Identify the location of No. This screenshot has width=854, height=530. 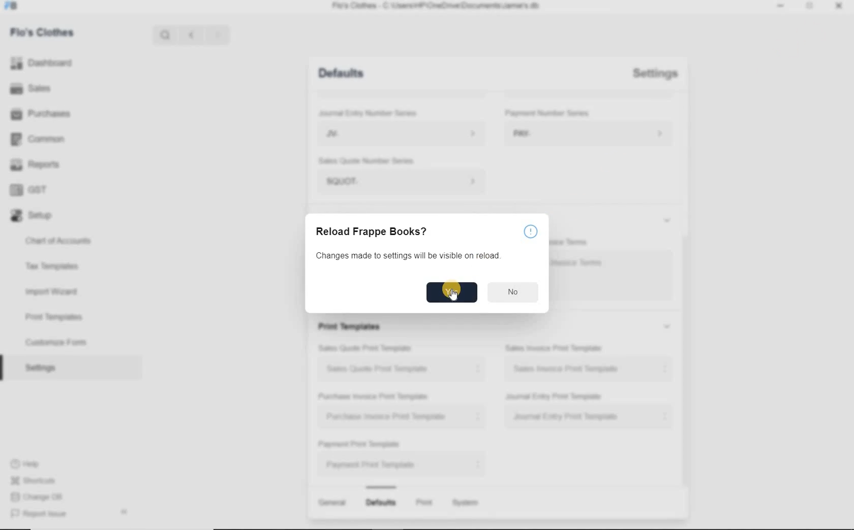
(512, 292).